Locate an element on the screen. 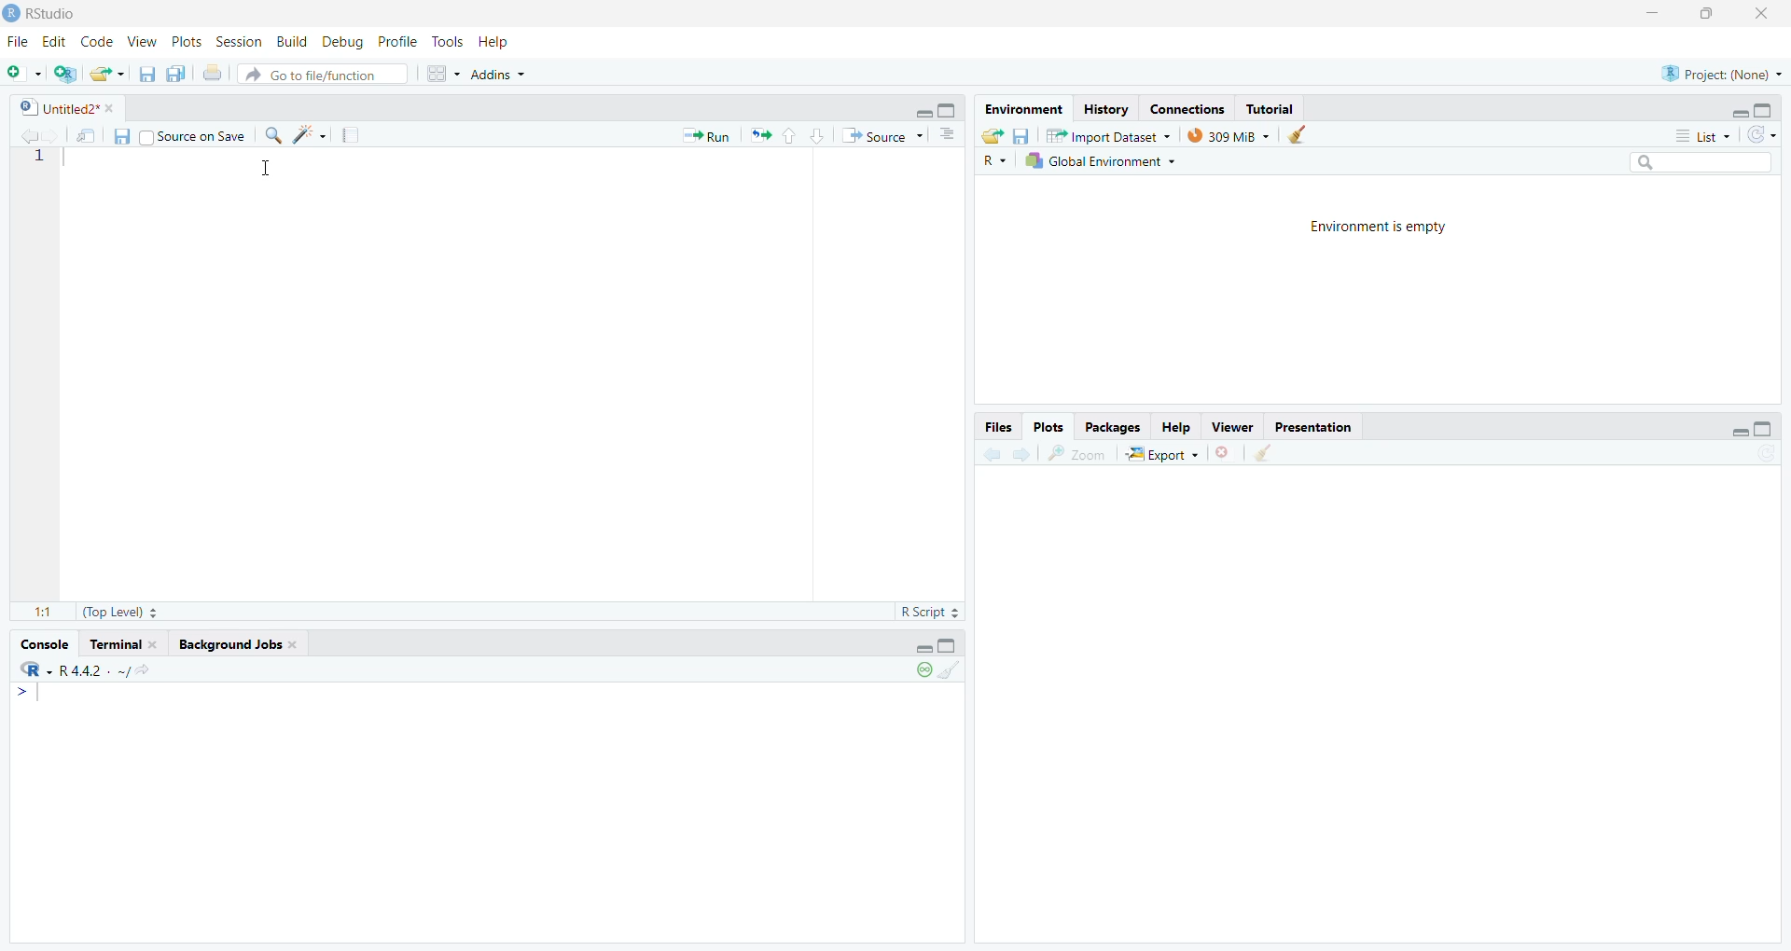 The width and height of the screenshot is (1791, 951). Go to file/function is located at coordinates (313, 76).